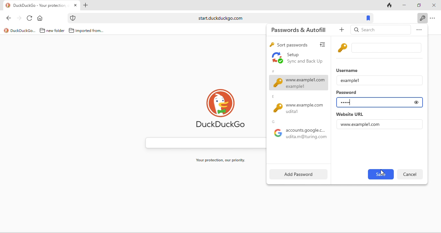  What do you see at coordinates (23, 31) in the screenshot?
I see `duckduckgo...` at bounding box center [23, 31].